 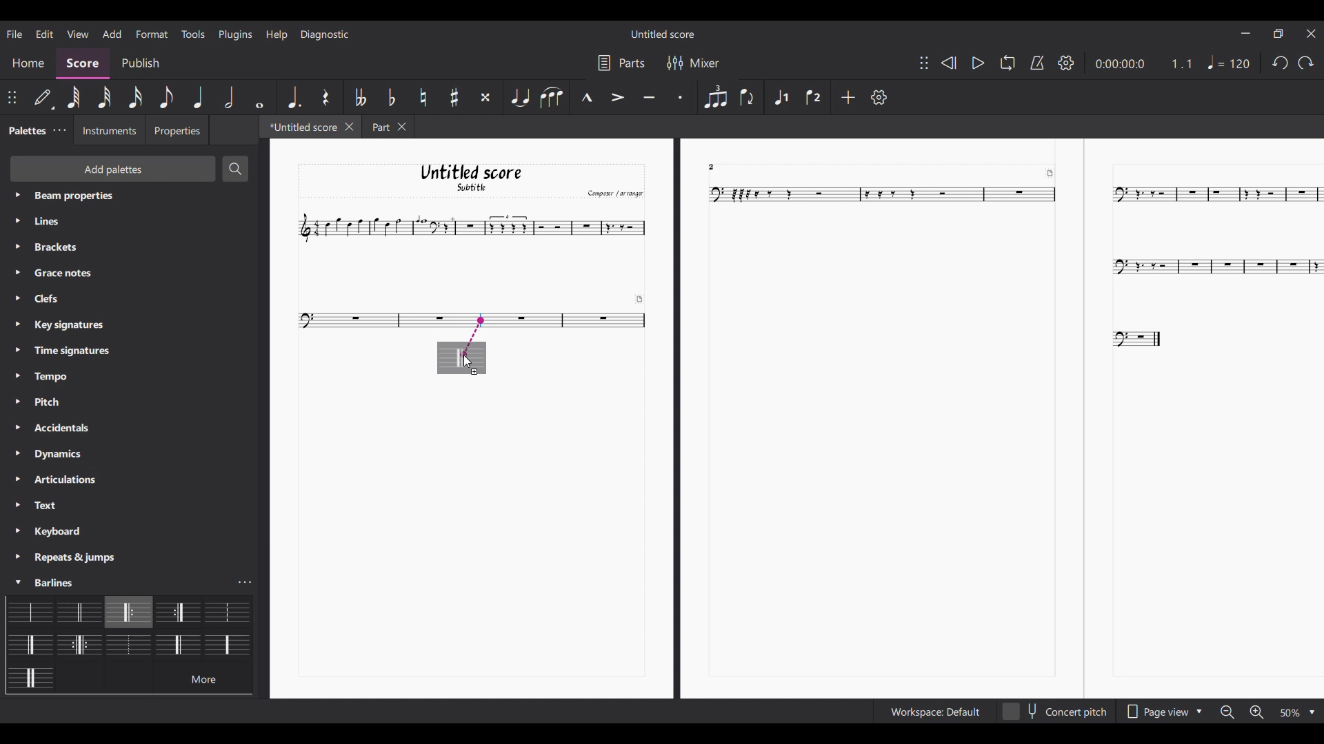 What do you see at coordinates (53, 508) in the screenshot?
I see `Palette settings` at bounding box center [53, 508].